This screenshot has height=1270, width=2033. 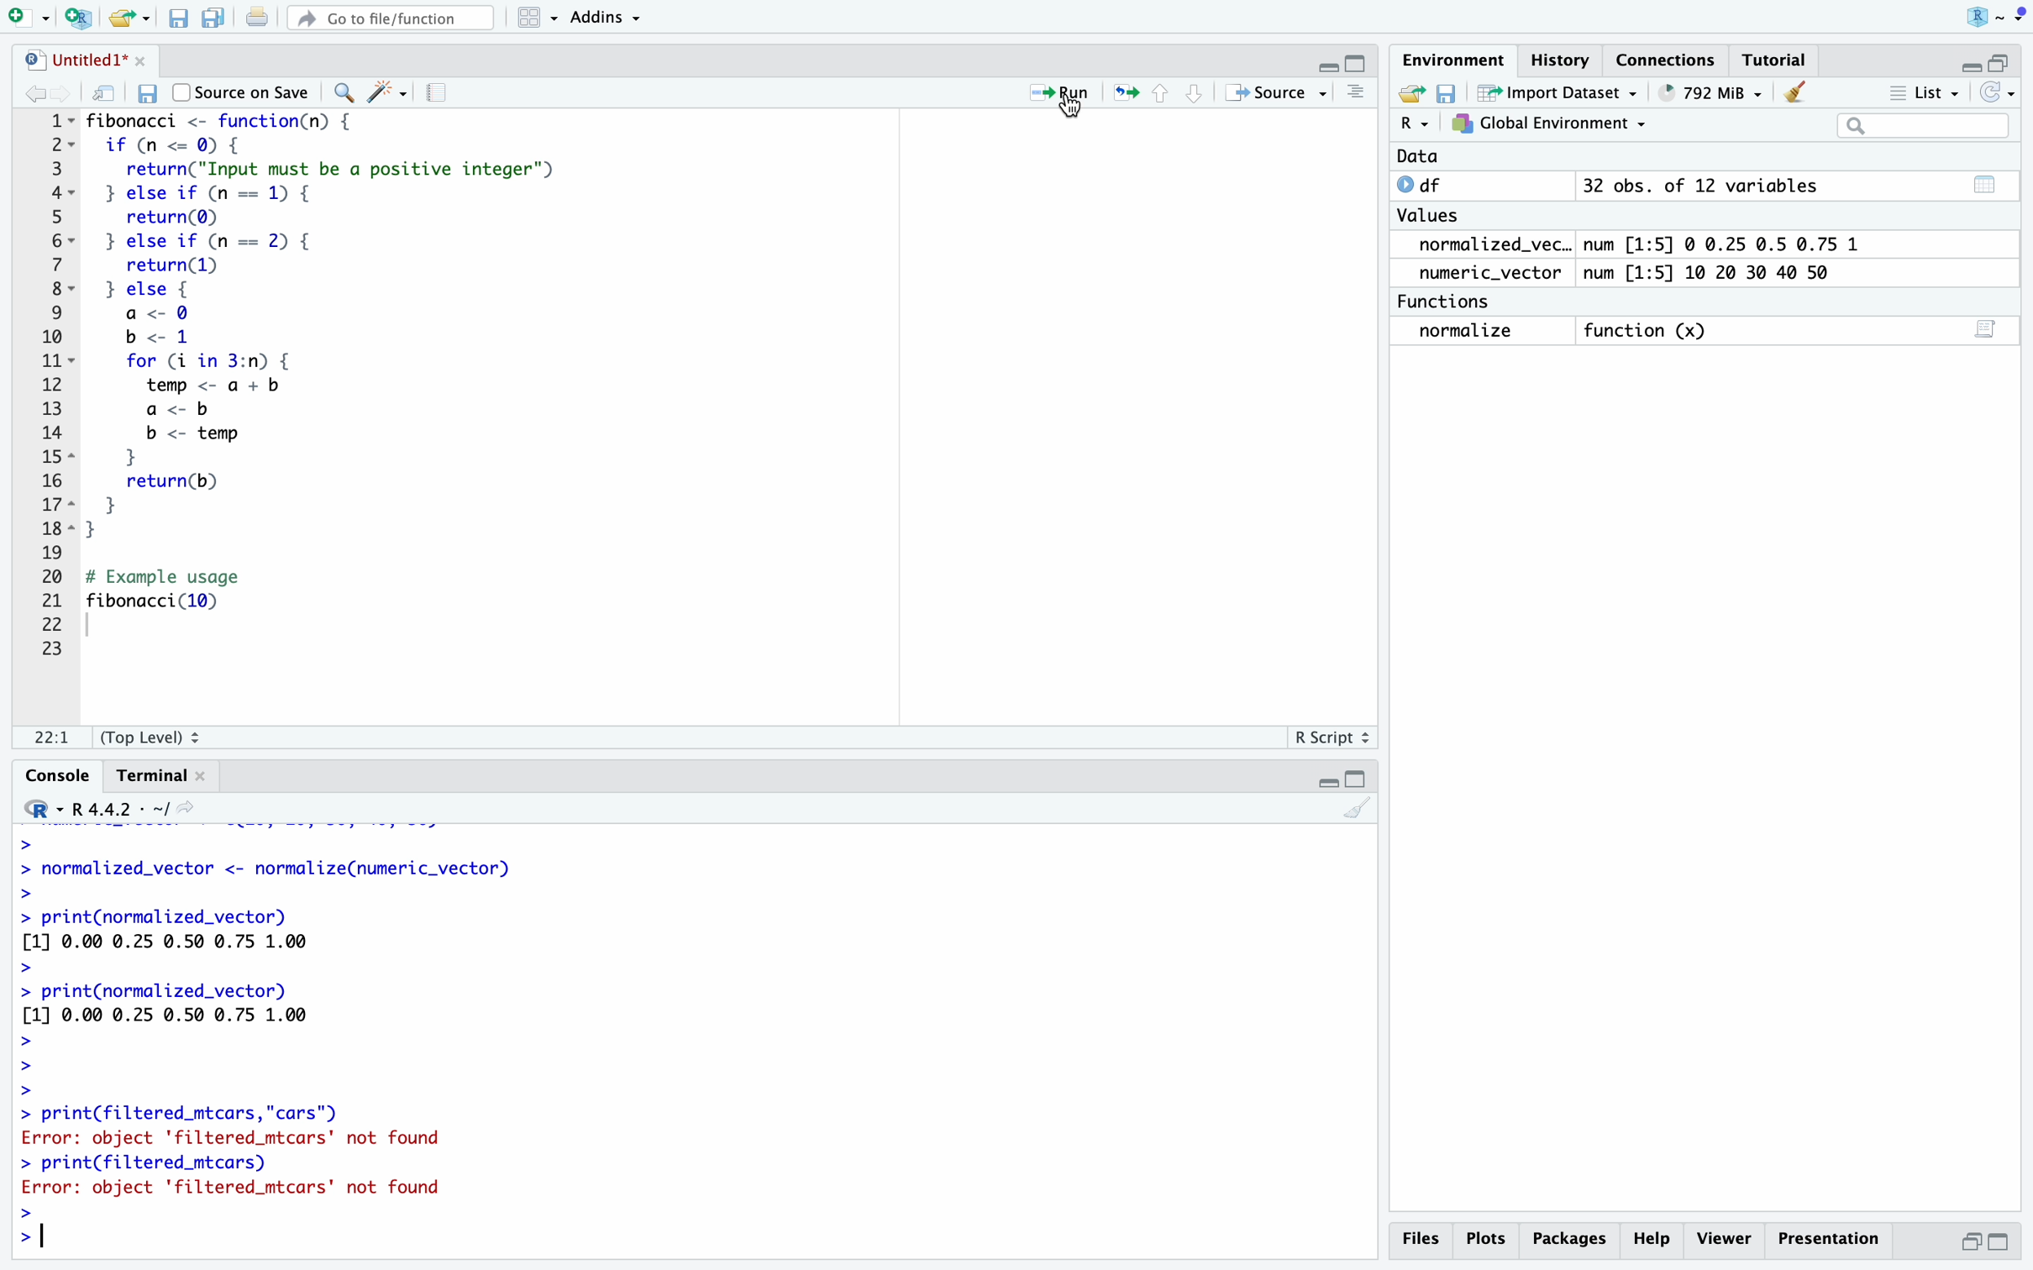 I want to click on R Script, so click(x=1332, y=738).